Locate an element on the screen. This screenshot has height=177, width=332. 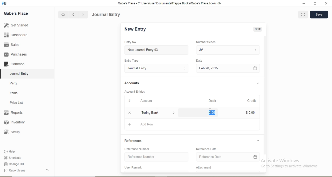
Debit is located at coordinates (212, 101).